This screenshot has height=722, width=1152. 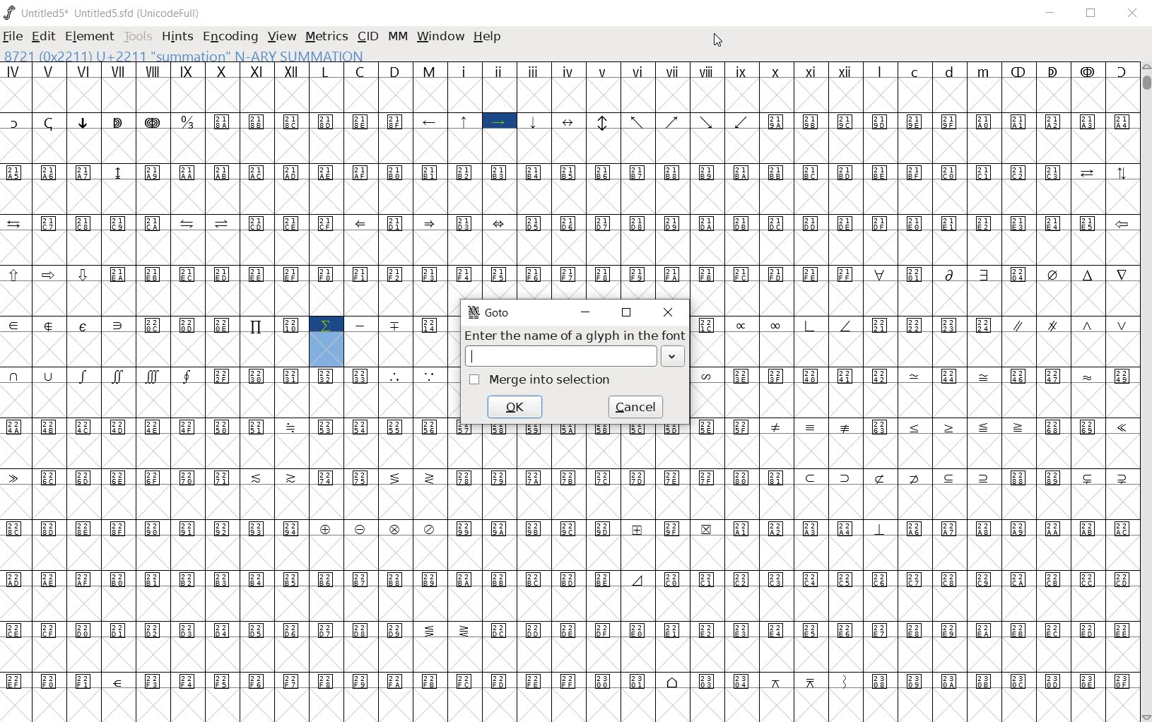 I want to click on special symbols, so click(x=572, y=171).